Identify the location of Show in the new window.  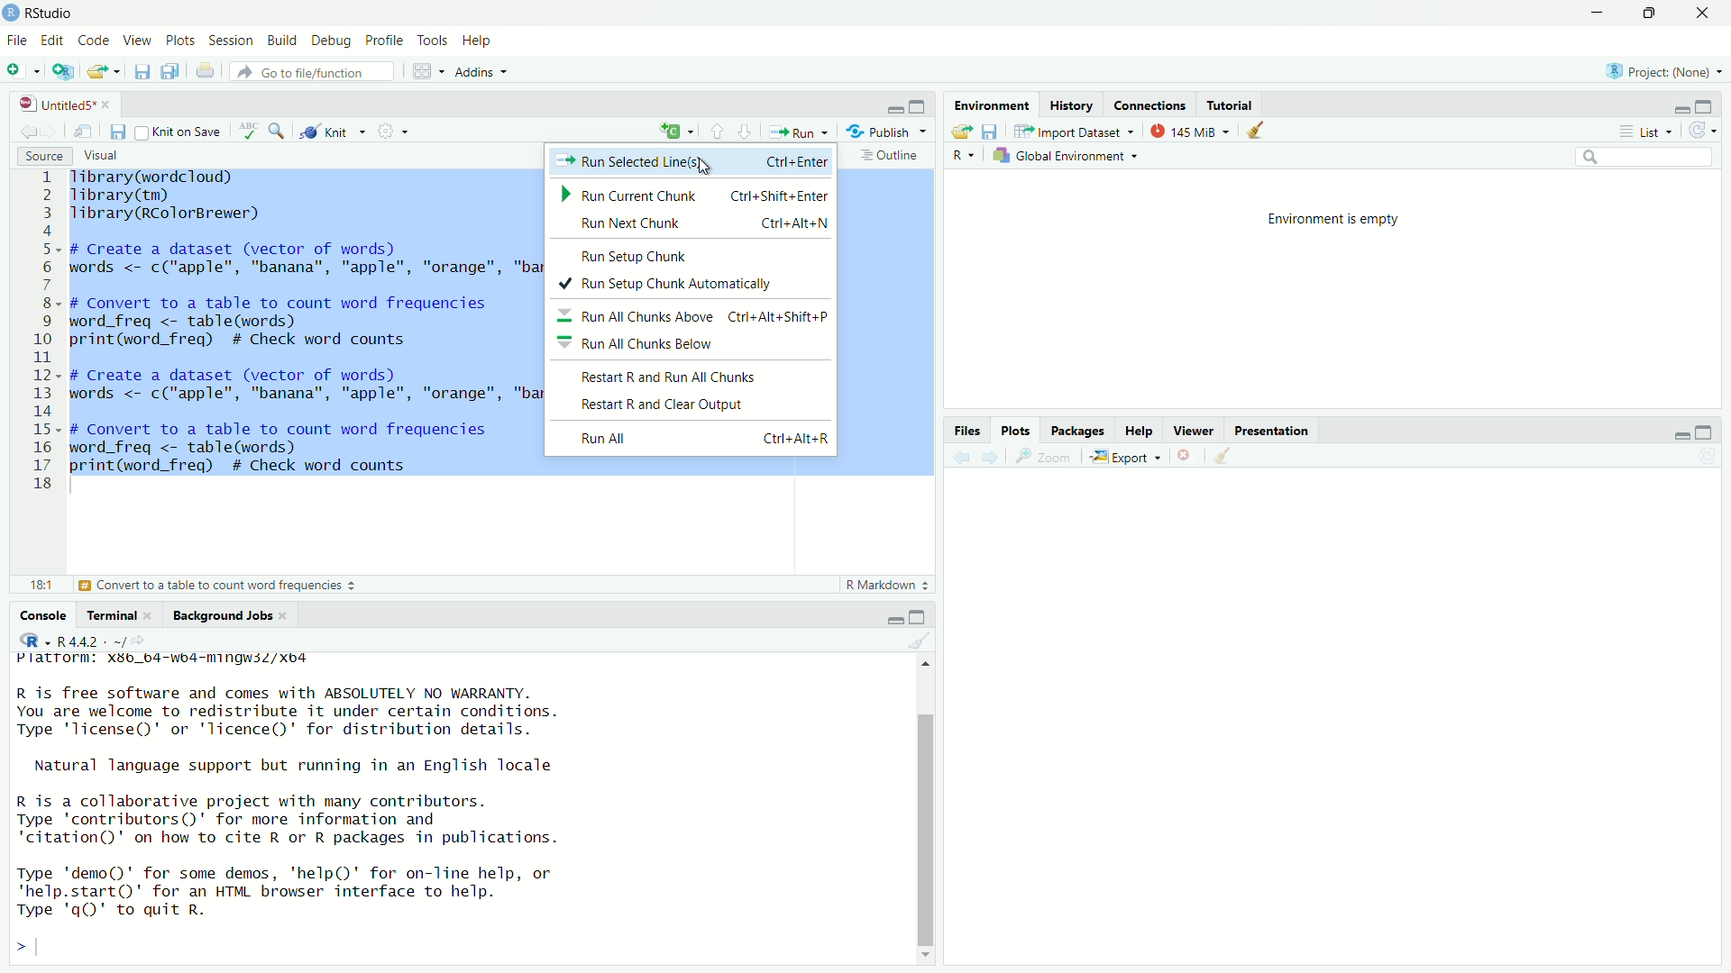
(81, 132).